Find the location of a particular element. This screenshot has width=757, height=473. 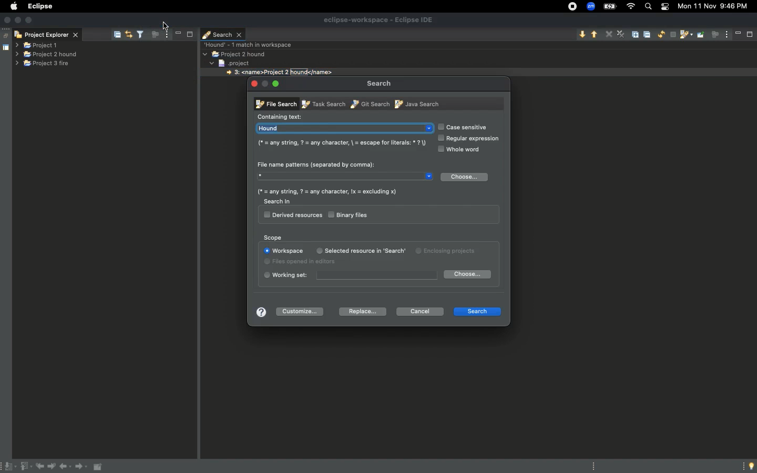

eclipse-workspace - Eclipse IDE is located at coordinates (378, 19).